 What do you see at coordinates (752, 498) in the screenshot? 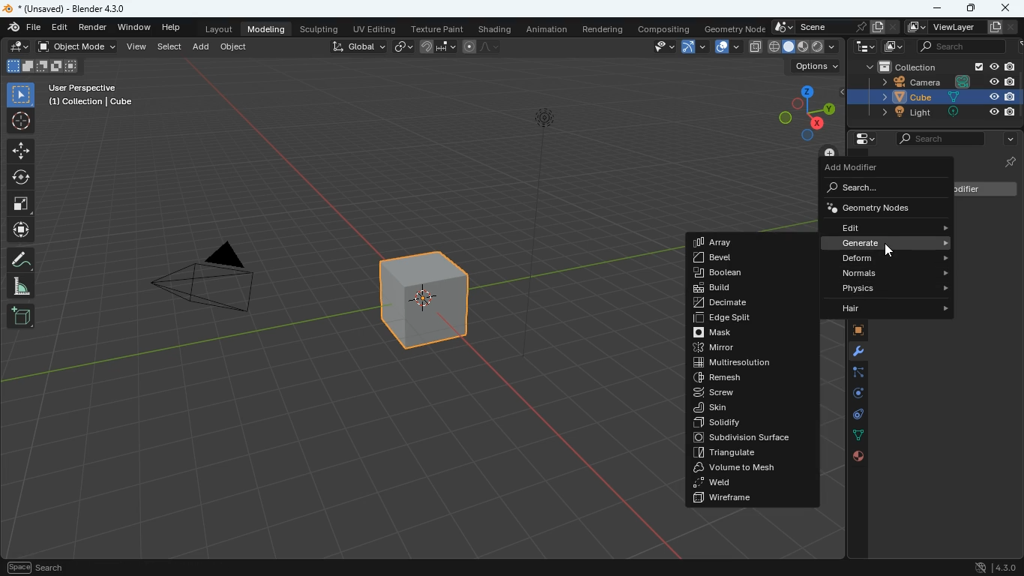
I see `wireframe` at bounding box center [752, 498].